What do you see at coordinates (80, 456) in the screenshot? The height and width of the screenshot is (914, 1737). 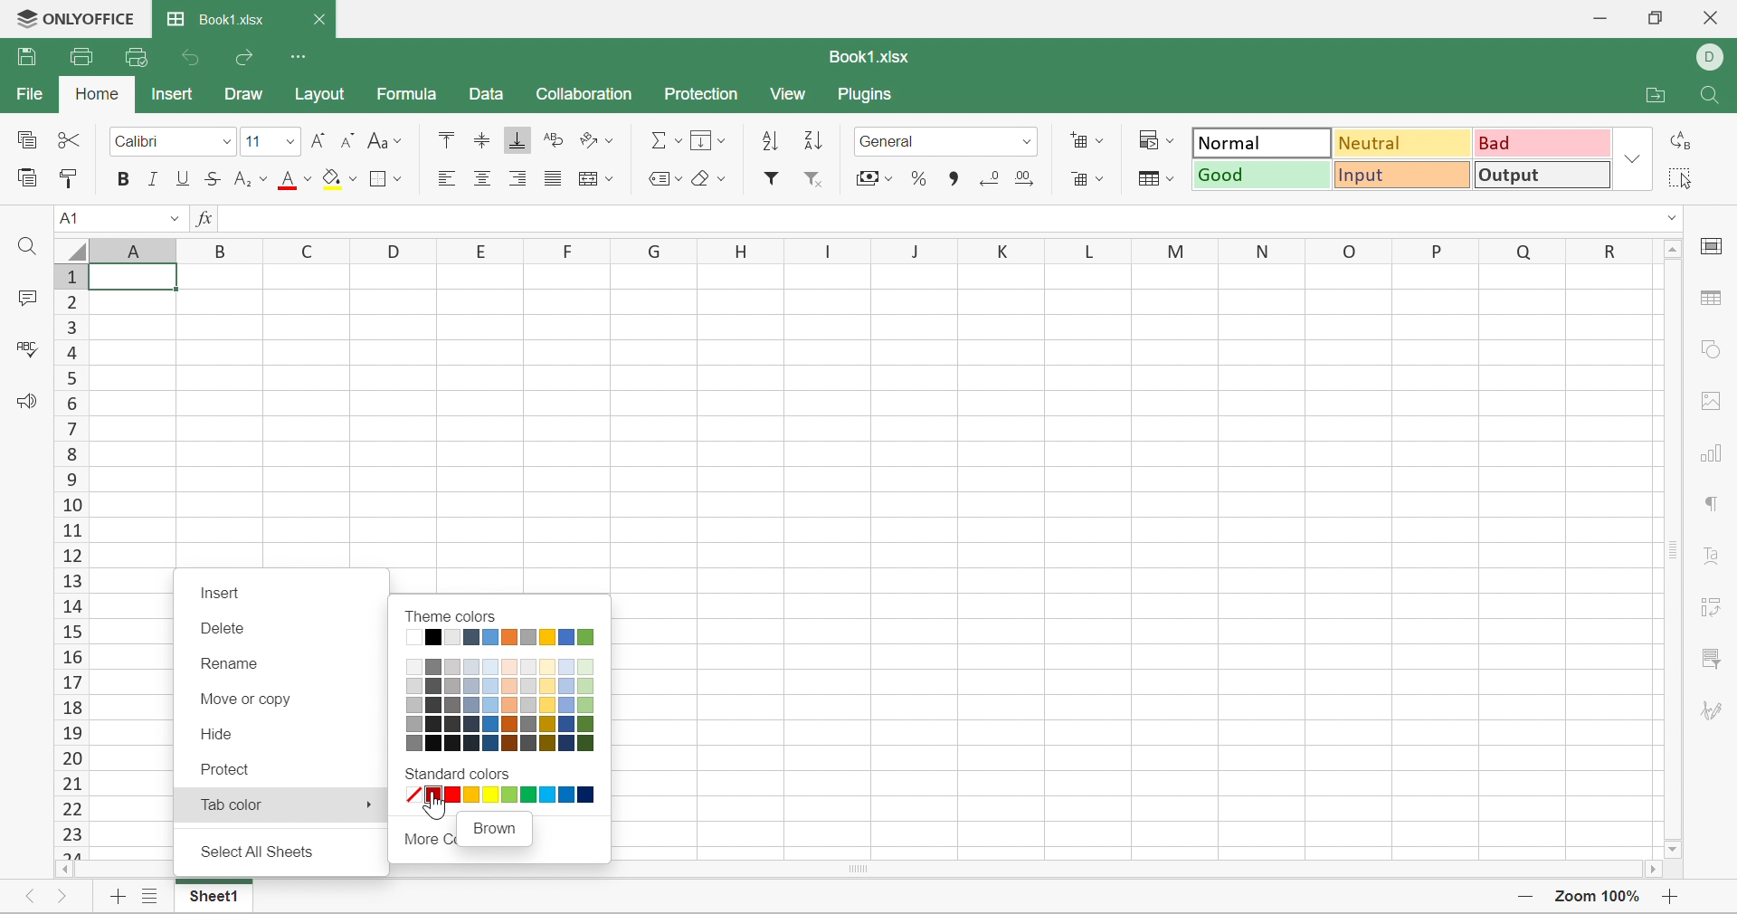 I see `8` at bounding box center [80, 456].